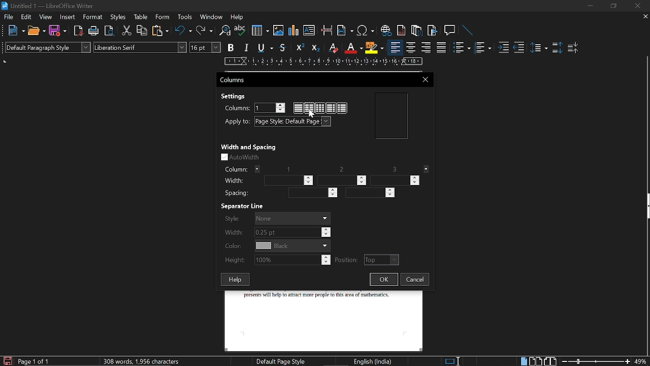 This screenshot has height=366, width=650. Describe the element at coordinates (238, 122) in the screenshot. I see `Apply to` at that location.